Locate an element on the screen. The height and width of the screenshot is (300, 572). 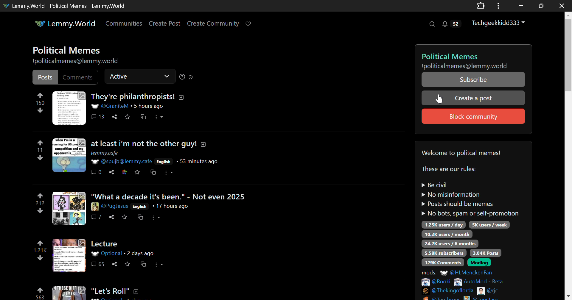
17 hours ago is located at coordinates (170, 206).